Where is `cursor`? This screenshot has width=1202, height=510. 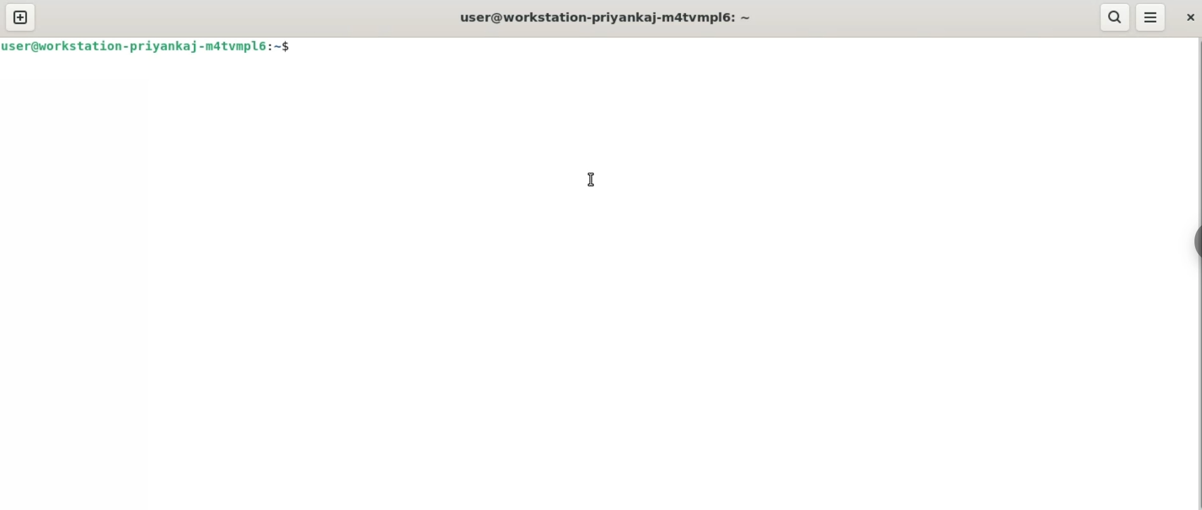 cursor is located at coordinates (591, 180).